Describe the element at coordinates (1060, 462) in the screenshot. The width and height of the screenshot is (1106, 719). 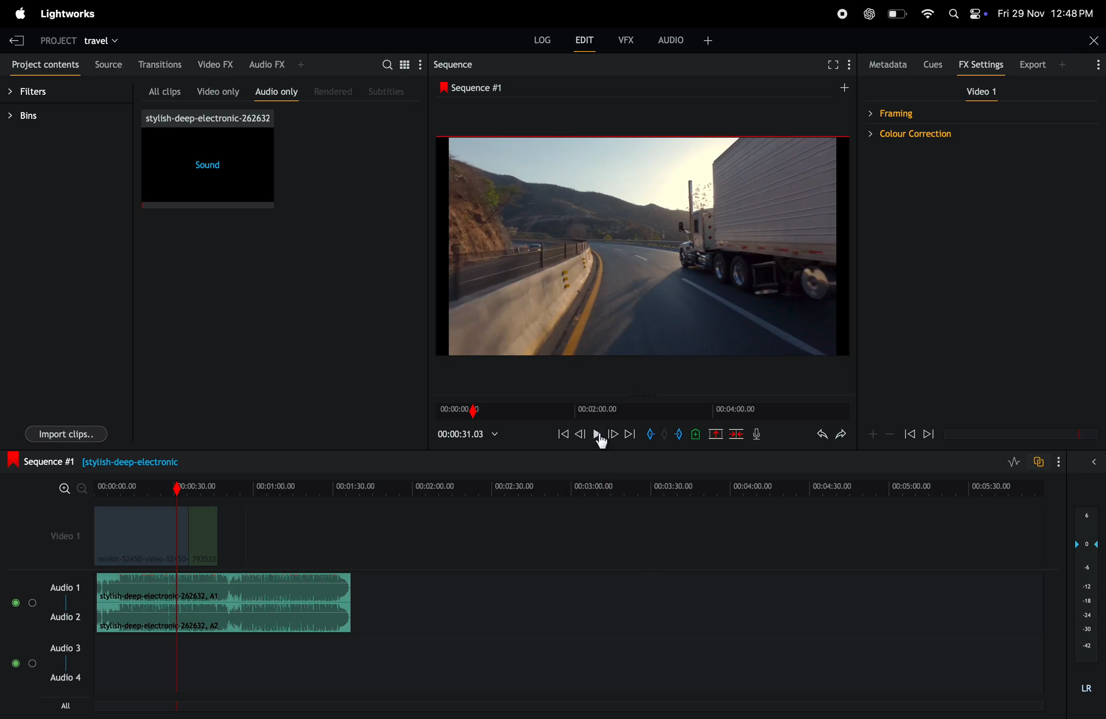
I see `More Options` at that location.